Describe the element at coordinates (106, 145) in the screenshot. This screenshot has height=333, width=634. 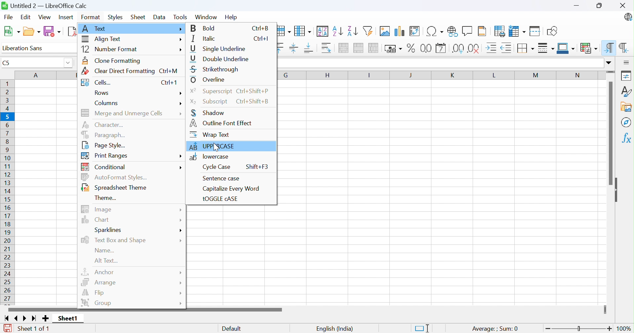
I see `Page style` at that location.